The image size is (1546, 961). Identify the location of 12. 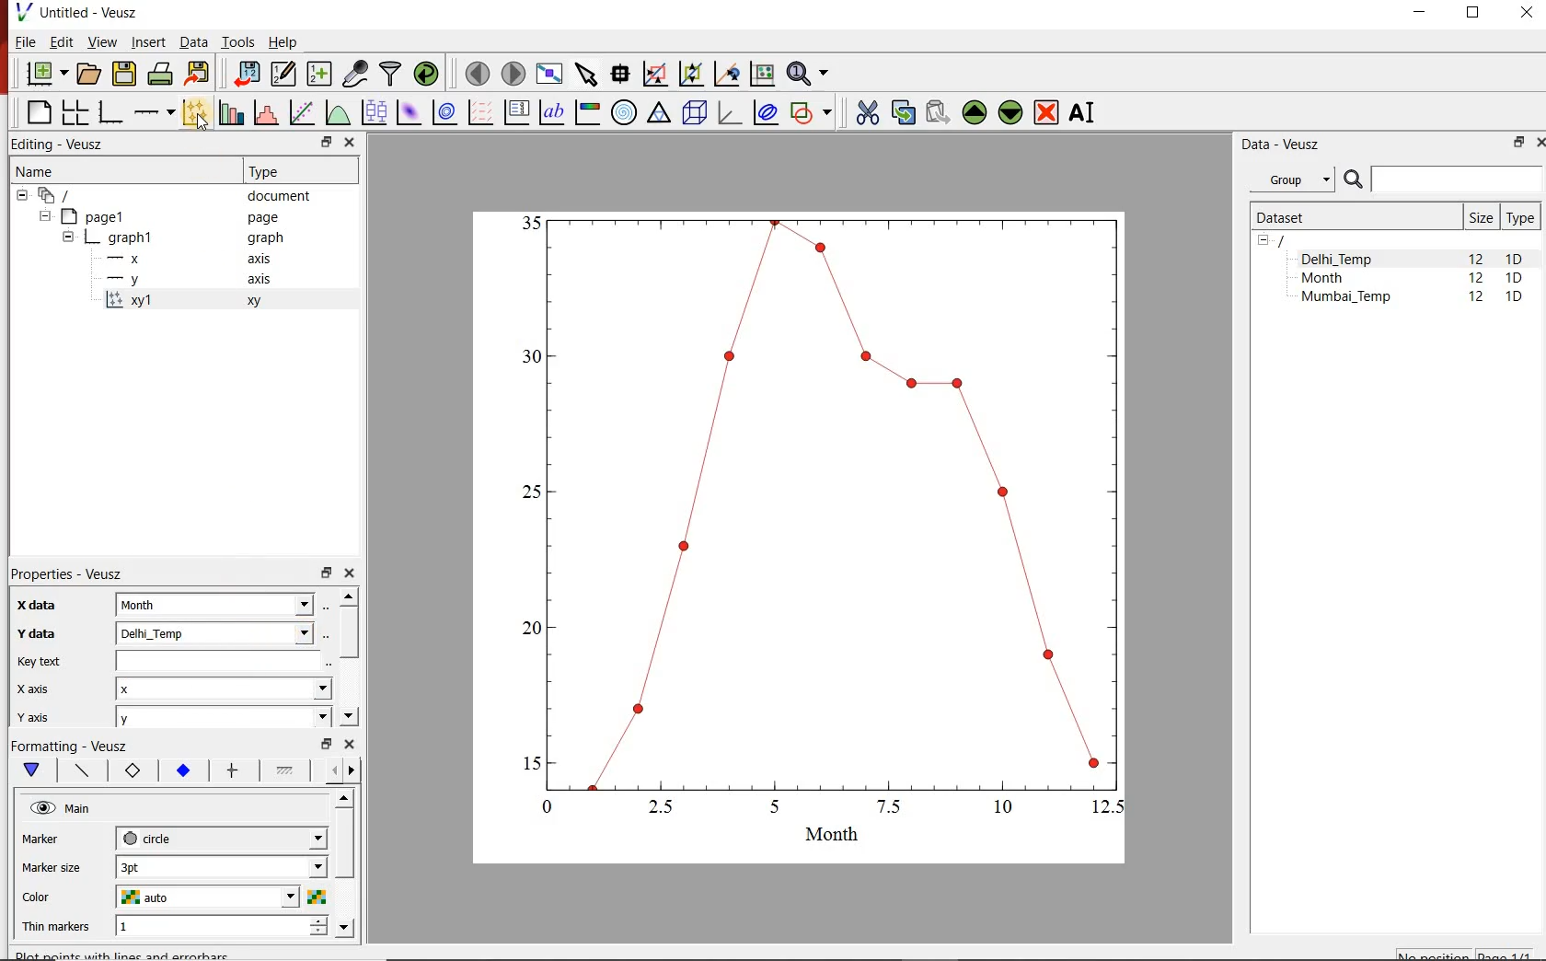
(1478, 299).